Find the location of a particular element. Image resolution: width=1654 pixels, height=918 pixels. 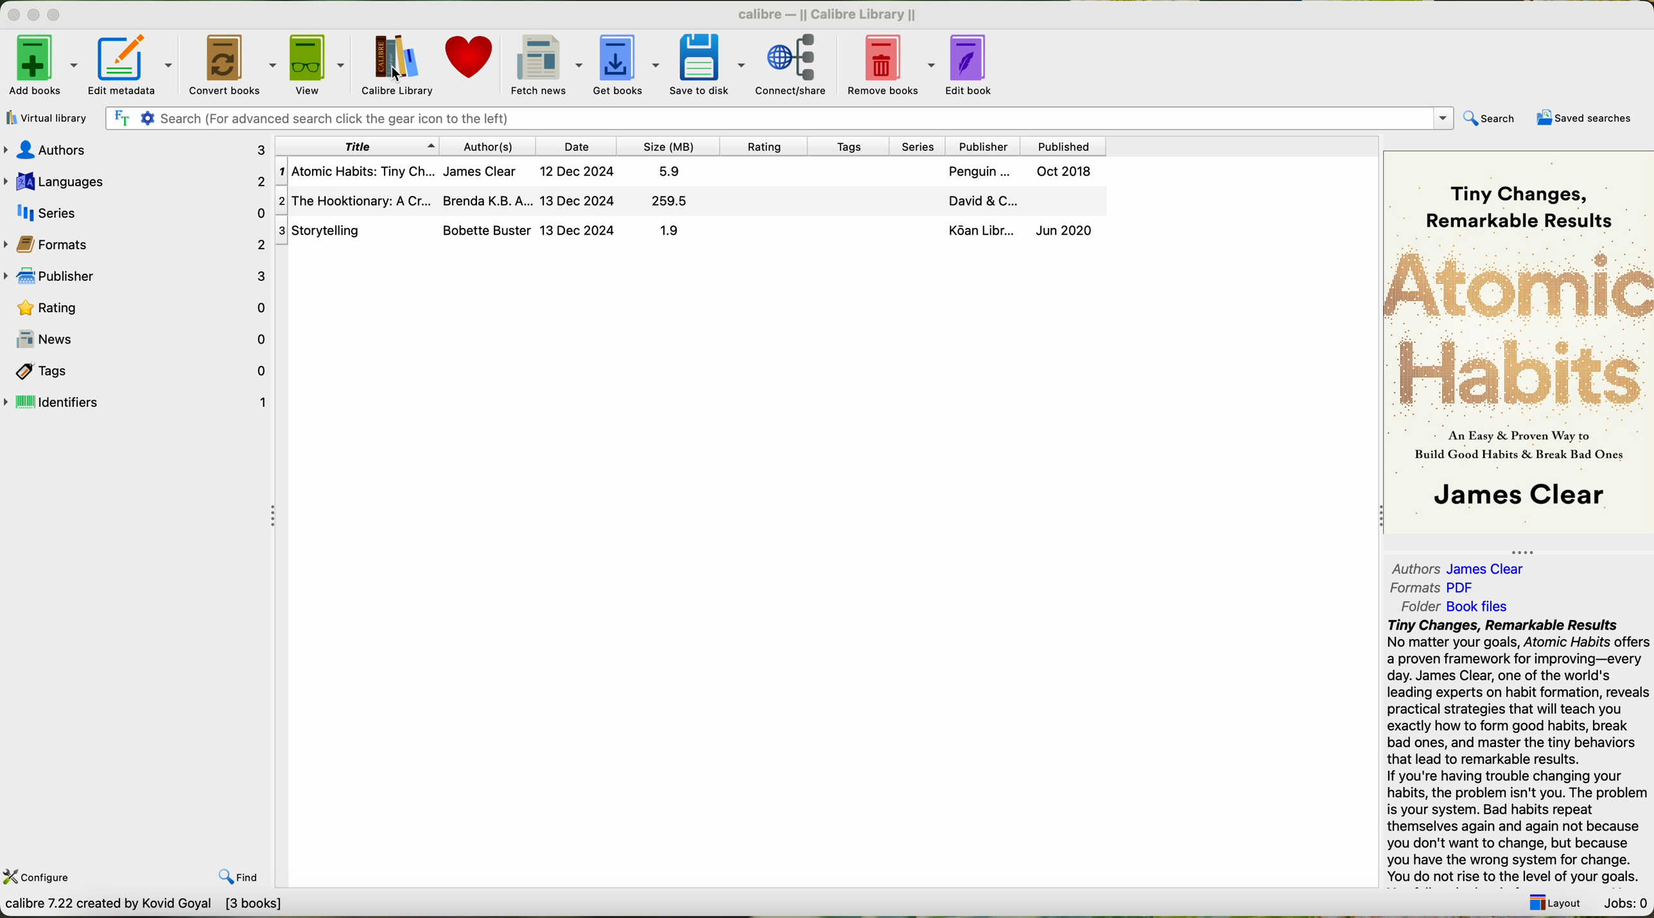

tags is located at coordinates (137, 371).